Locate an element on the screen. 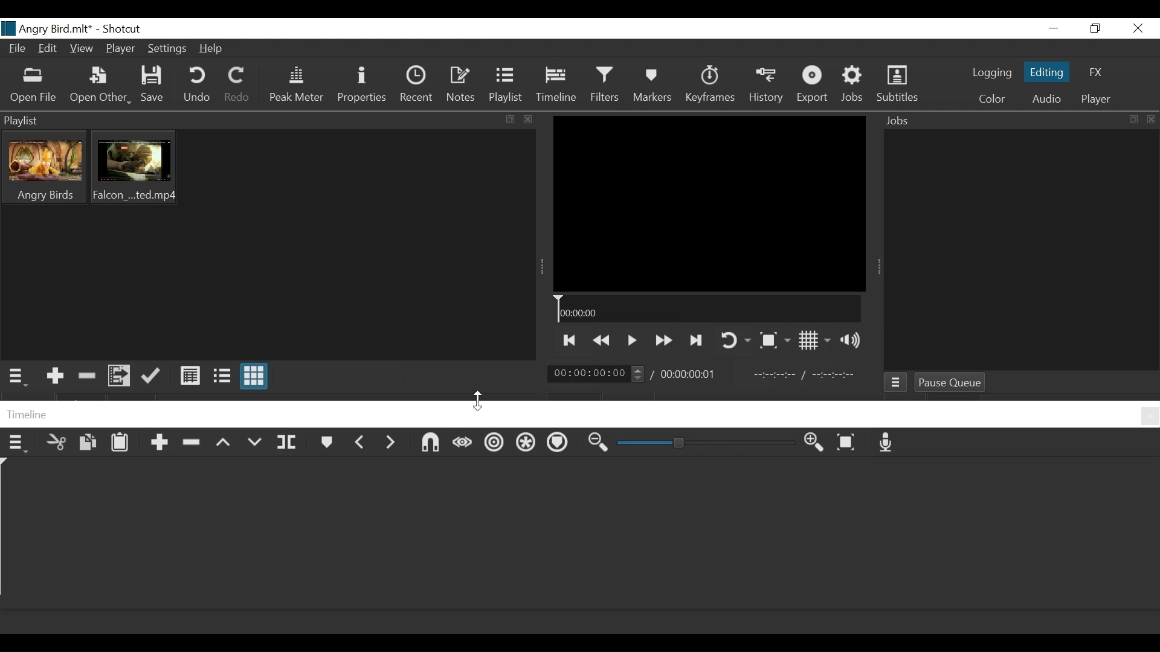  Cursor is located at coordinates (477, 399).